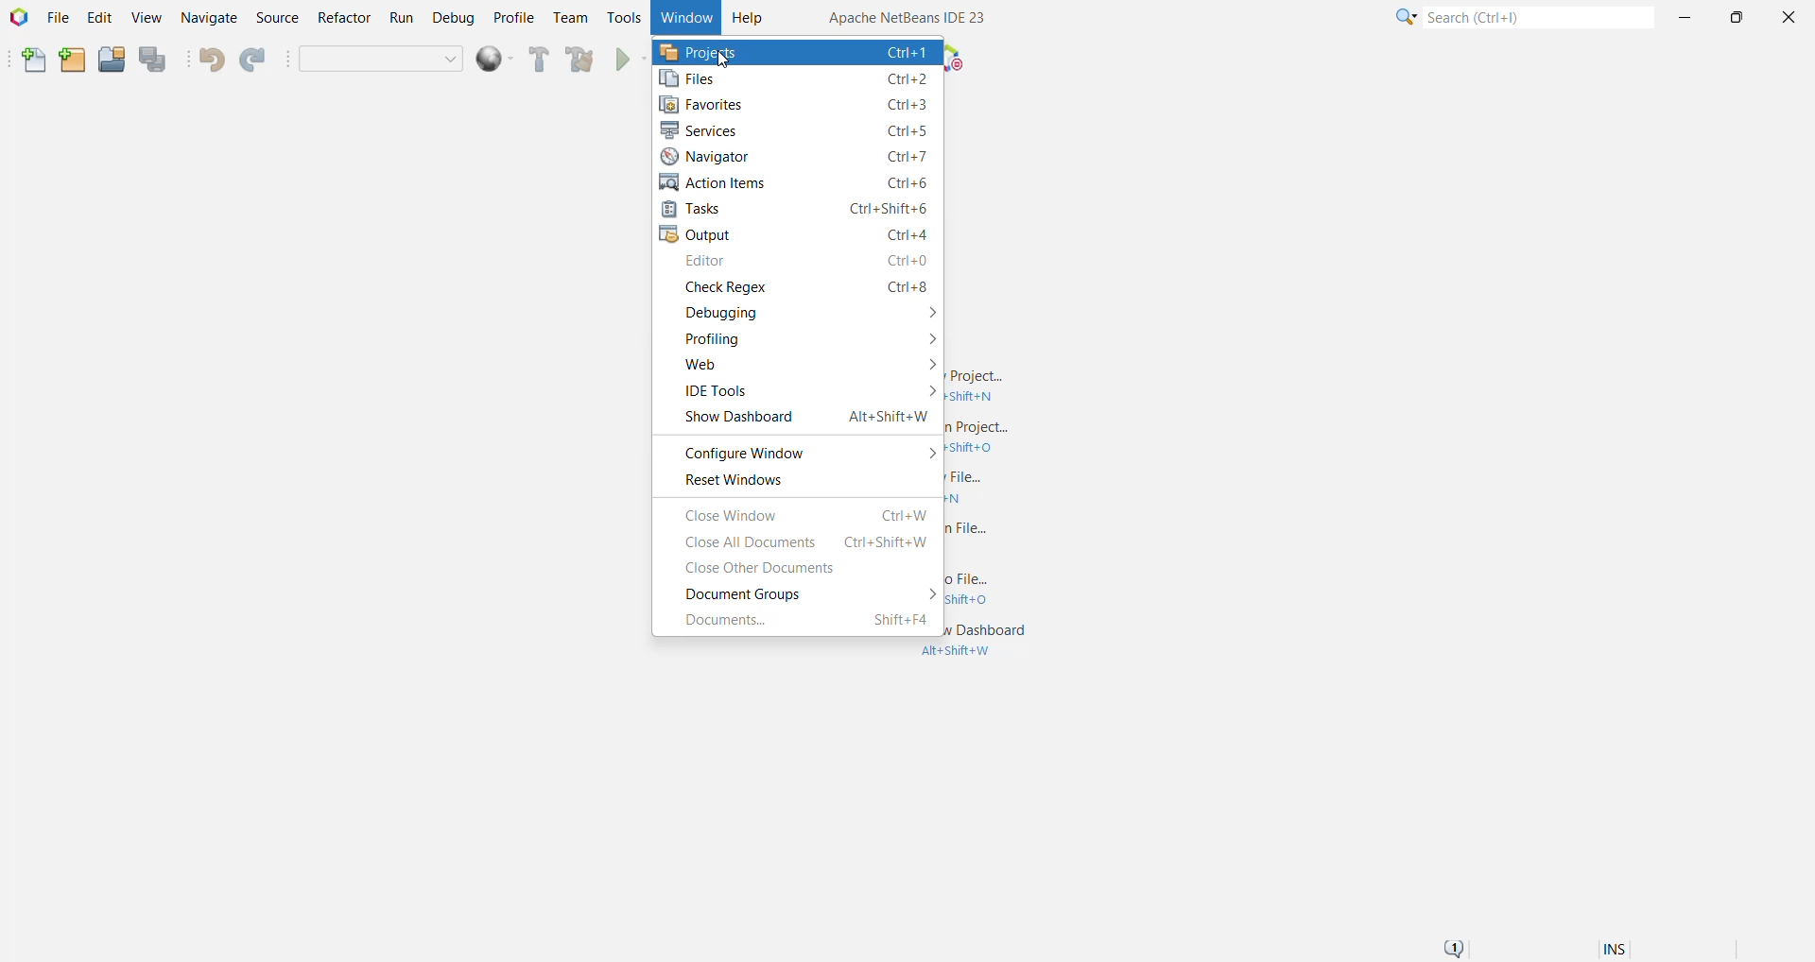 This screenshot has width=1815, height=962. What do you see at coordinates (70, 60) in the screenshot?
I see `New Project` at bounding box center [70, 60].